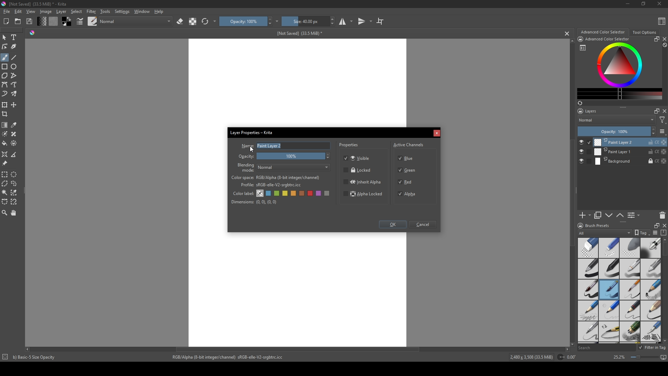 Image resolution: width=668 pixels, height=376 pixels. I want to click on list, so click(662, 131).